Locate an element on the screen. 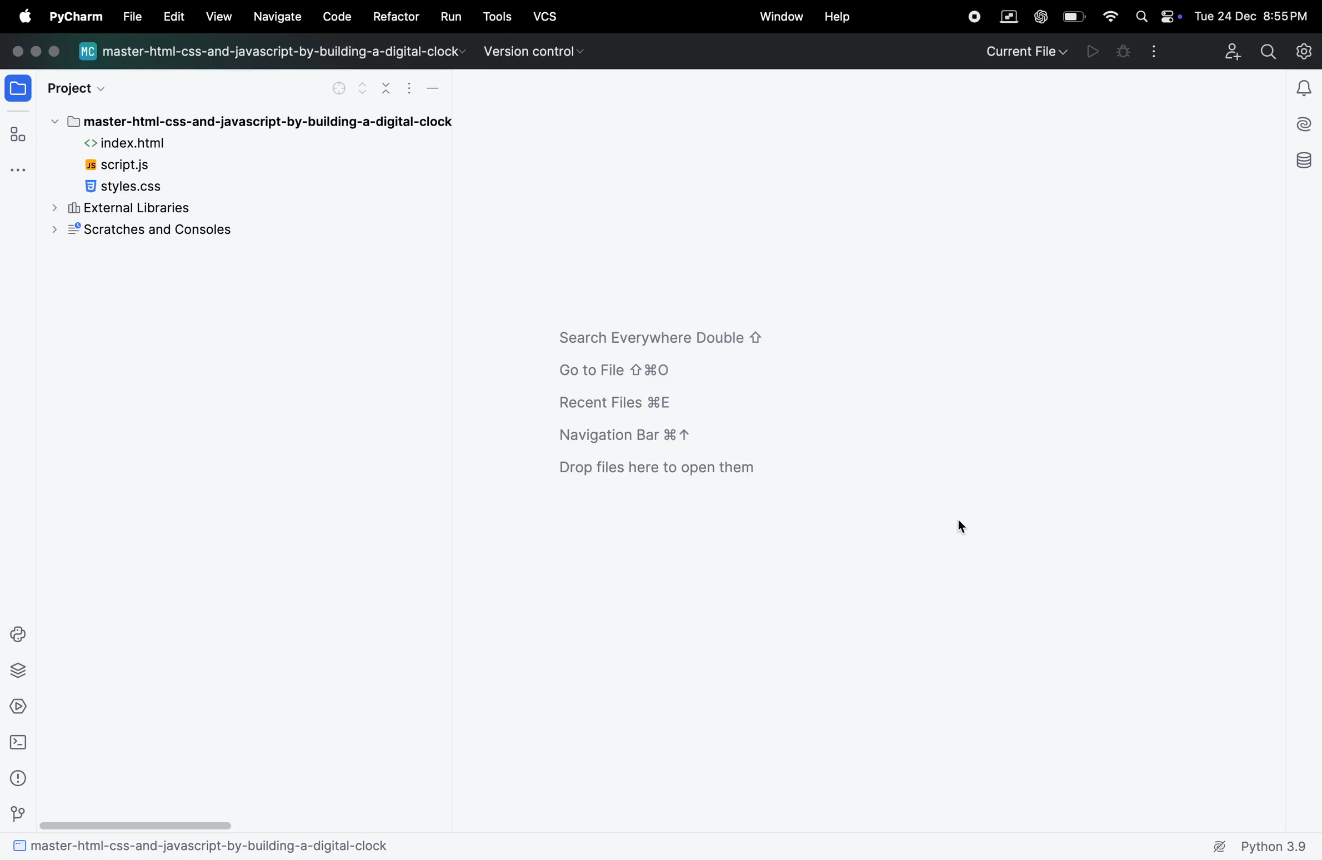 This screenshot has height=860, width=1322. version control is located at coordinates (17, 812).